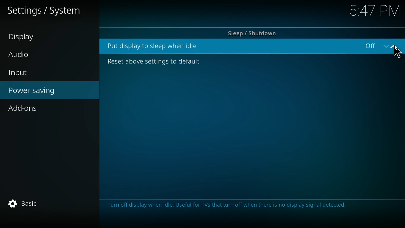  I want to click on basic, so click(23, 203).